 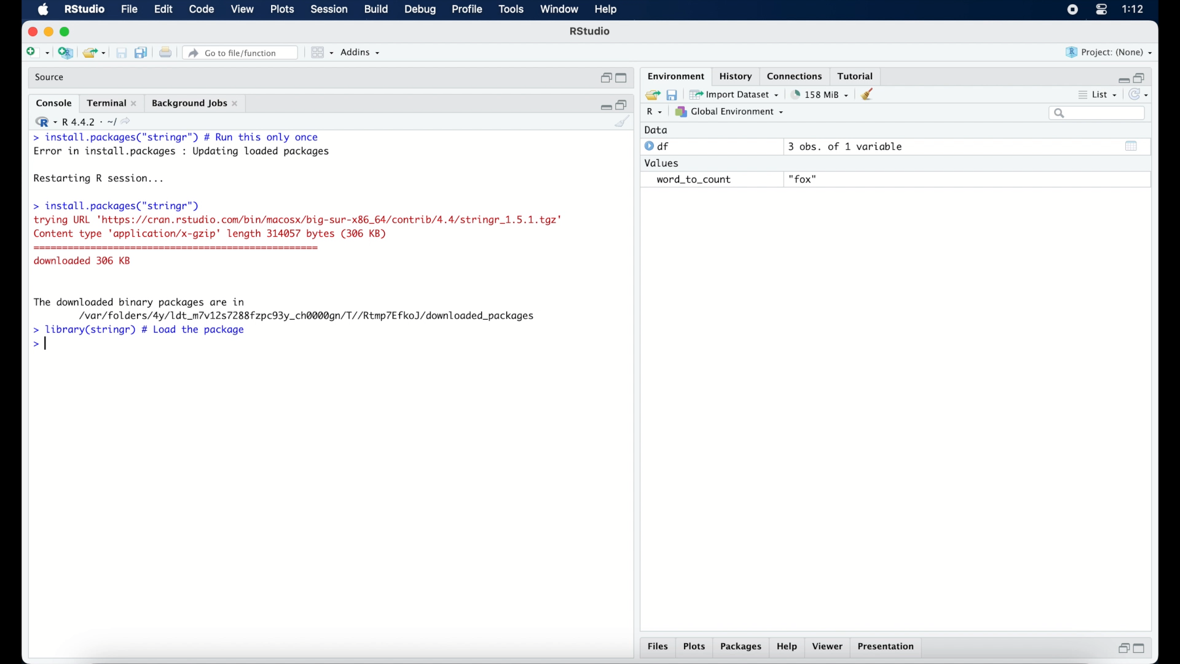 I want to click on project (none), so click(x=1109, y=52).